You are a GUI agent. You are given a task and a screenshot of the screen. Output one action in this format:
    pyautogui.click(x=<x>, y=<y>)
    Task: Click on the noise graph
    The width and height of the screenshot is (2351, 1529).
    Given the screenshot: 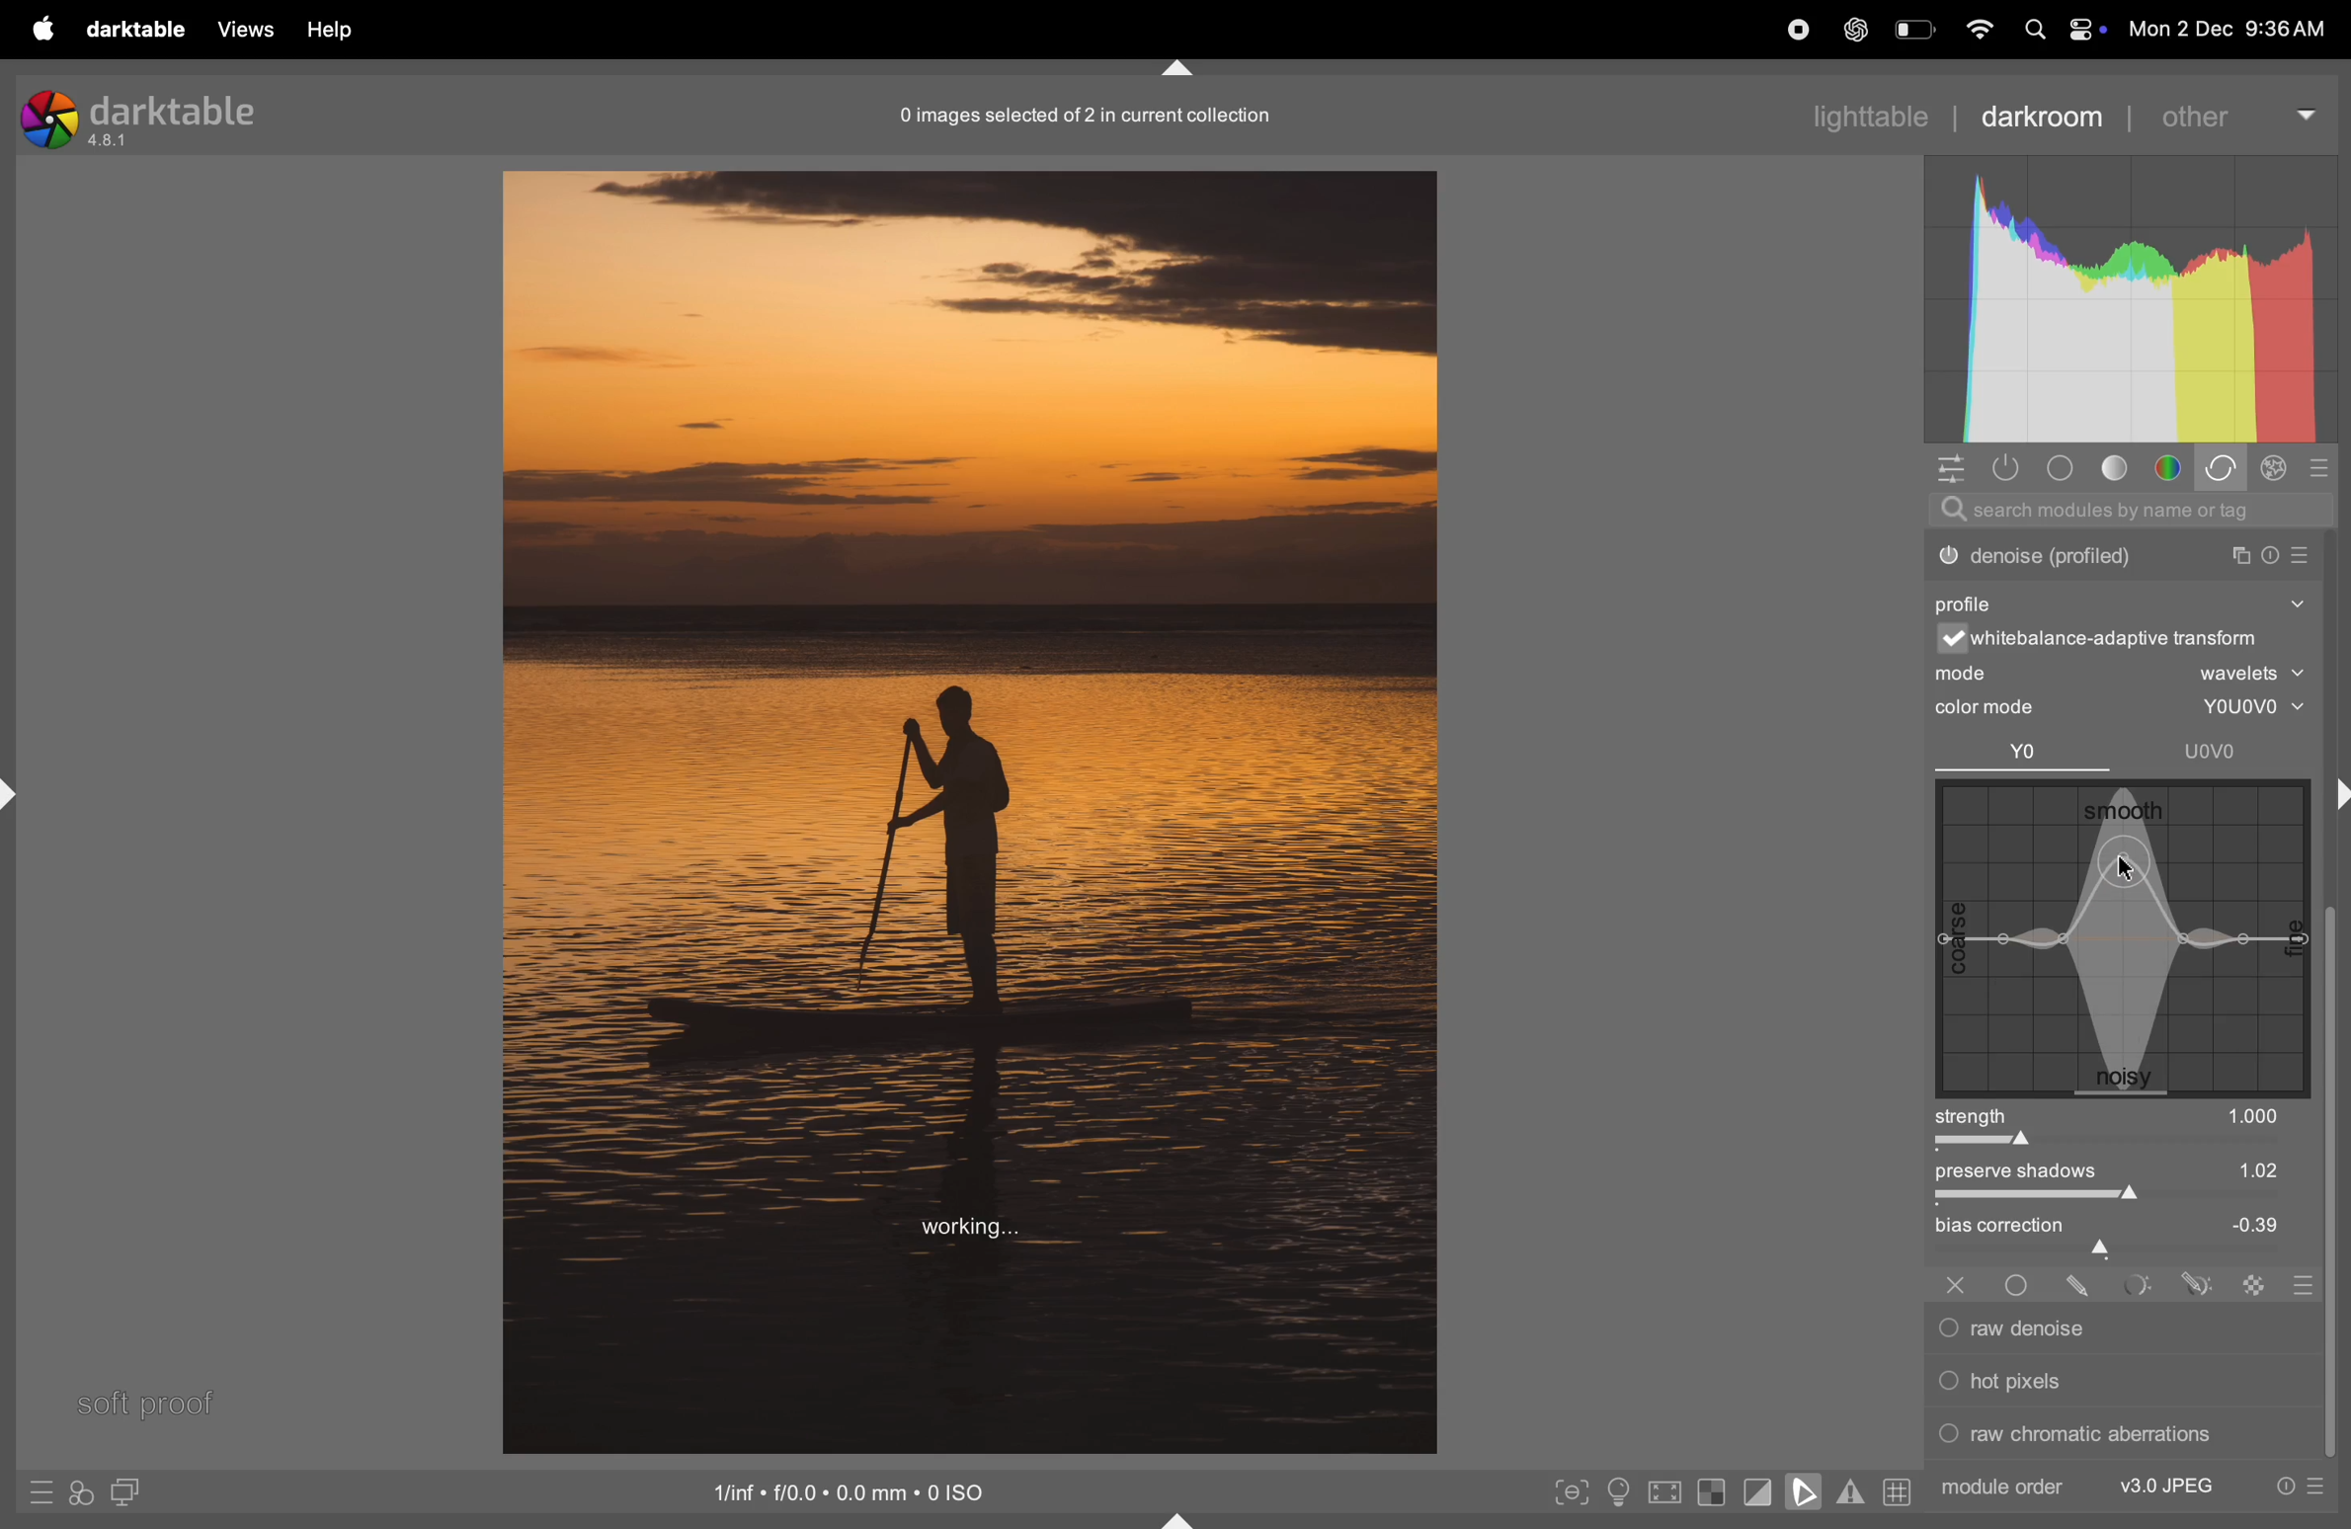 What is the action you would take?
    pyautogui.click(x=2121, y=937)
    